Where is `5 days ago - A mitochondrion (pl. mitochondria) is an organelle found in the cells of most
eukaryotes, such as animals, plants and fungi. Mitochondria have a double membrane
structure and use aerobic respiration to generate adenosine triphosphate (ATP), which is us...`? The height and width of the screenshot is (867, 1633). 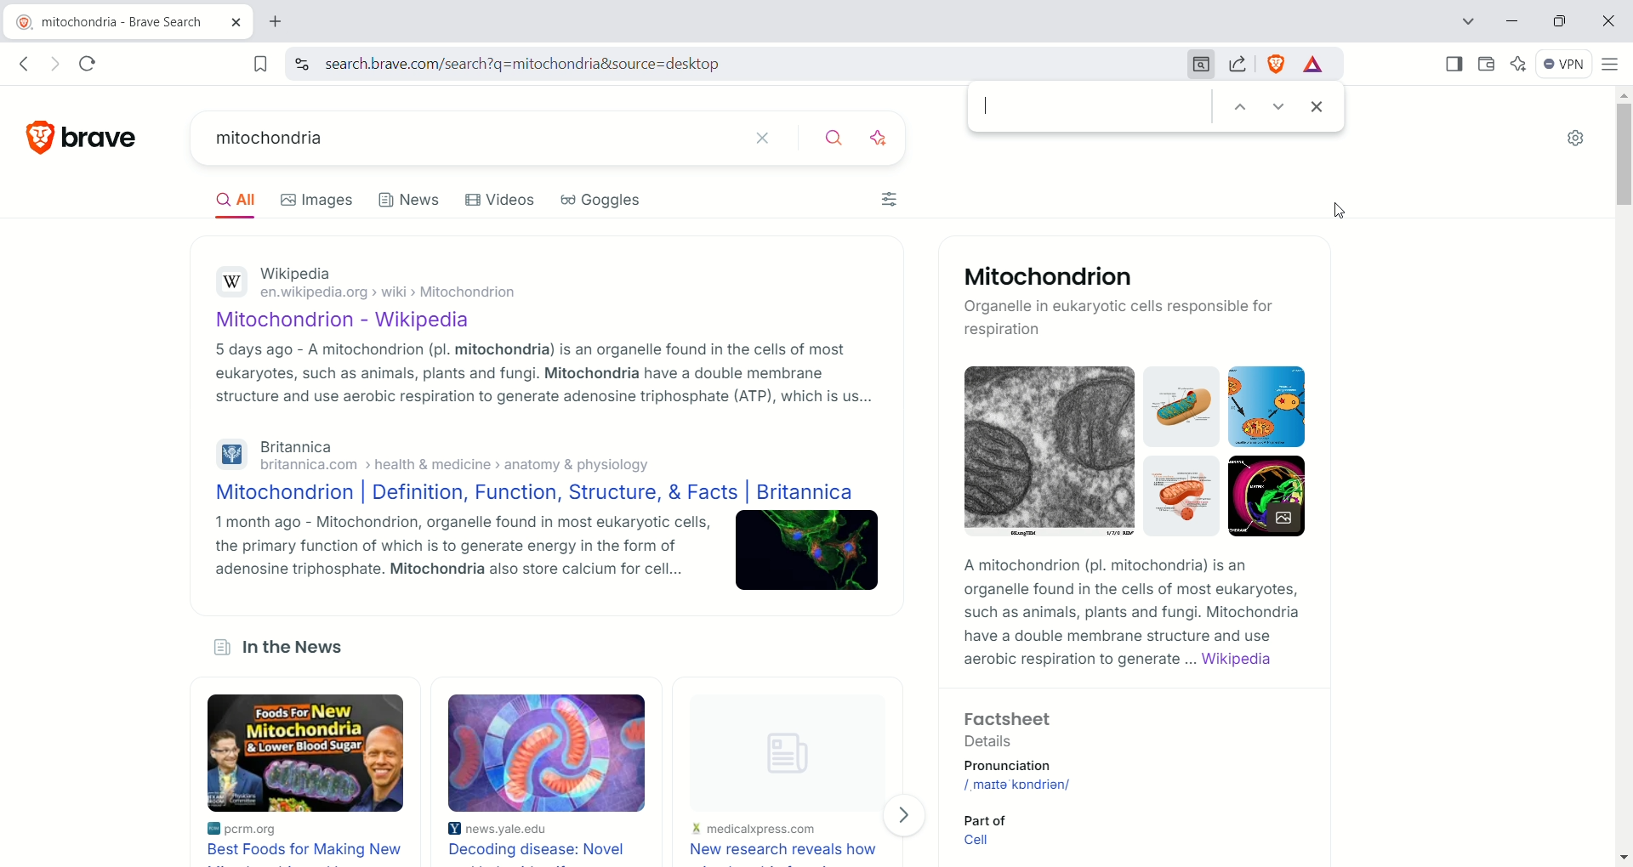
5 days ago - A mitochondrion (pl. mitochondria) is an organelle found in the cells of most
eukaryotes, such as animals, plants and fungi. Mitochondria have a double membrane
structure and use aerobic respiration to generate adenosine triphosphate (ATP), which is us... is located at coordinates (547, 377).